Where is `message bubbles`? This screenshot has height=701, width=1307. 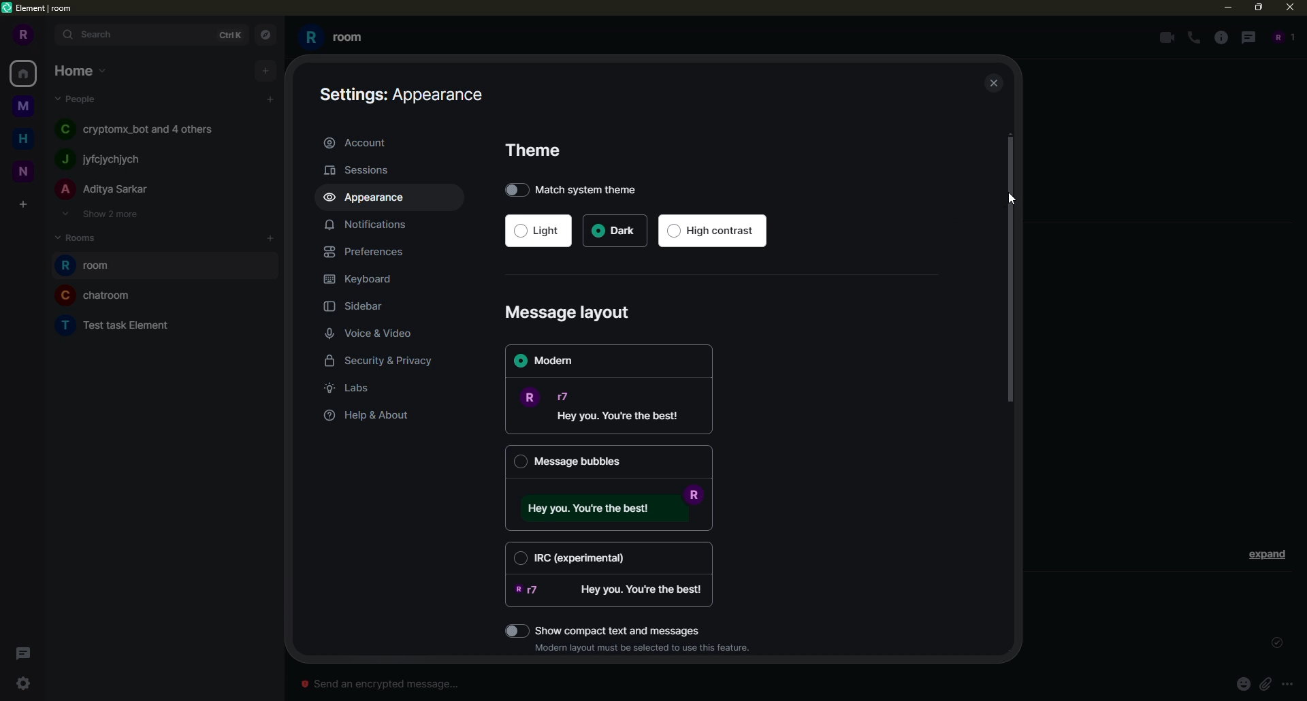
message bubbles is located at coordinates (570, 460).